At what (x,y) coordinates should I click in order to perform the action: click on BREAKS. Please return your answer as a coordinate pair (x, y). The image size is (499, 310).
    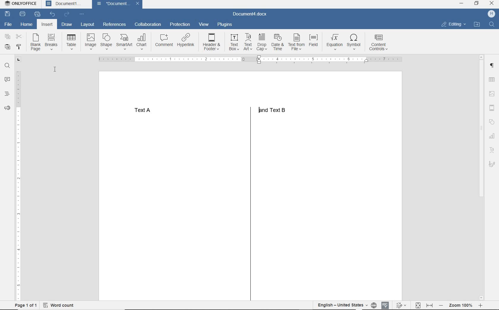
    Looking at the image, I should click on (52, 42).